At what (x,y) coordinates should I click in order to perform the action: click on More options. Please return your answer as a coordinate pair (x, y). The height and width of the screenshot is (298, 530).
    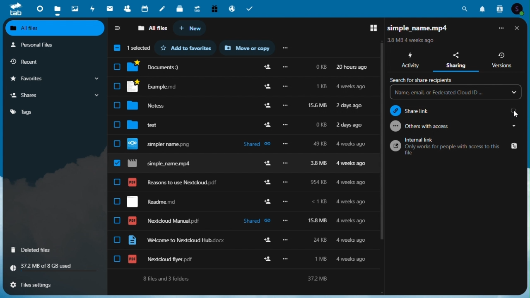
    Looking at the image, I should click on (500, 28).